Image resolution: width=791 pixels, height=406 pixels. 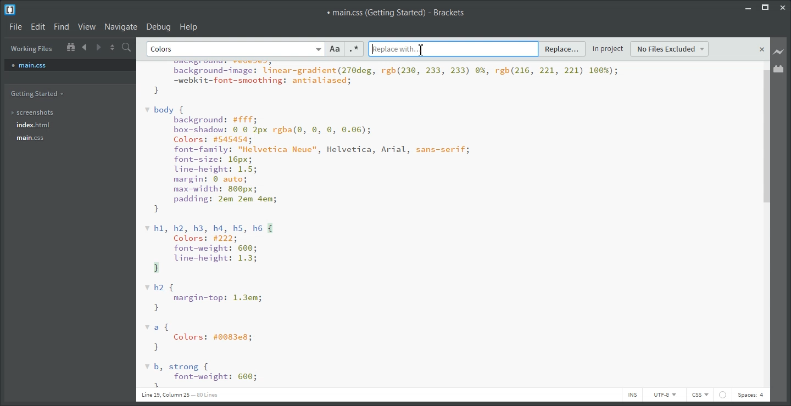 What do you see at coordinates (210, 247) in the screenshot?
I see `hl, h2, h3, h4, hs, he {
Colors: #222;
font-weight: 600;
Uine-height: 1.3;

3}` at bounding box center [210, 247].